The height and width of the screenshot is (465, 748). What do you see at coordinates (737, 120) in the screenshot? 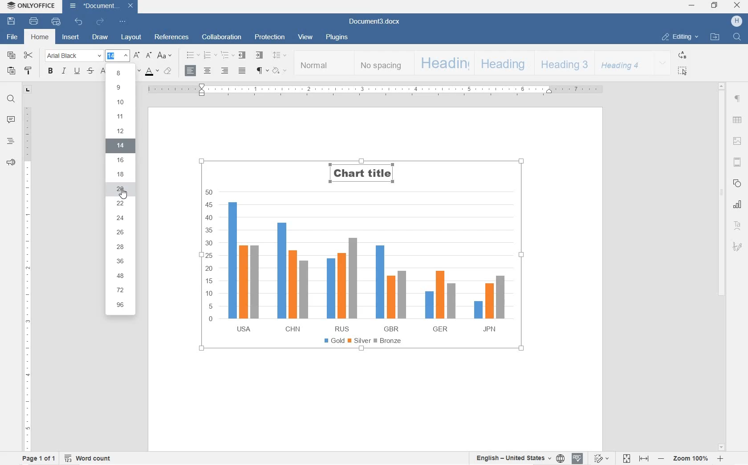
I see `TABLE SETTINGS` at bounding box center [737, 120].